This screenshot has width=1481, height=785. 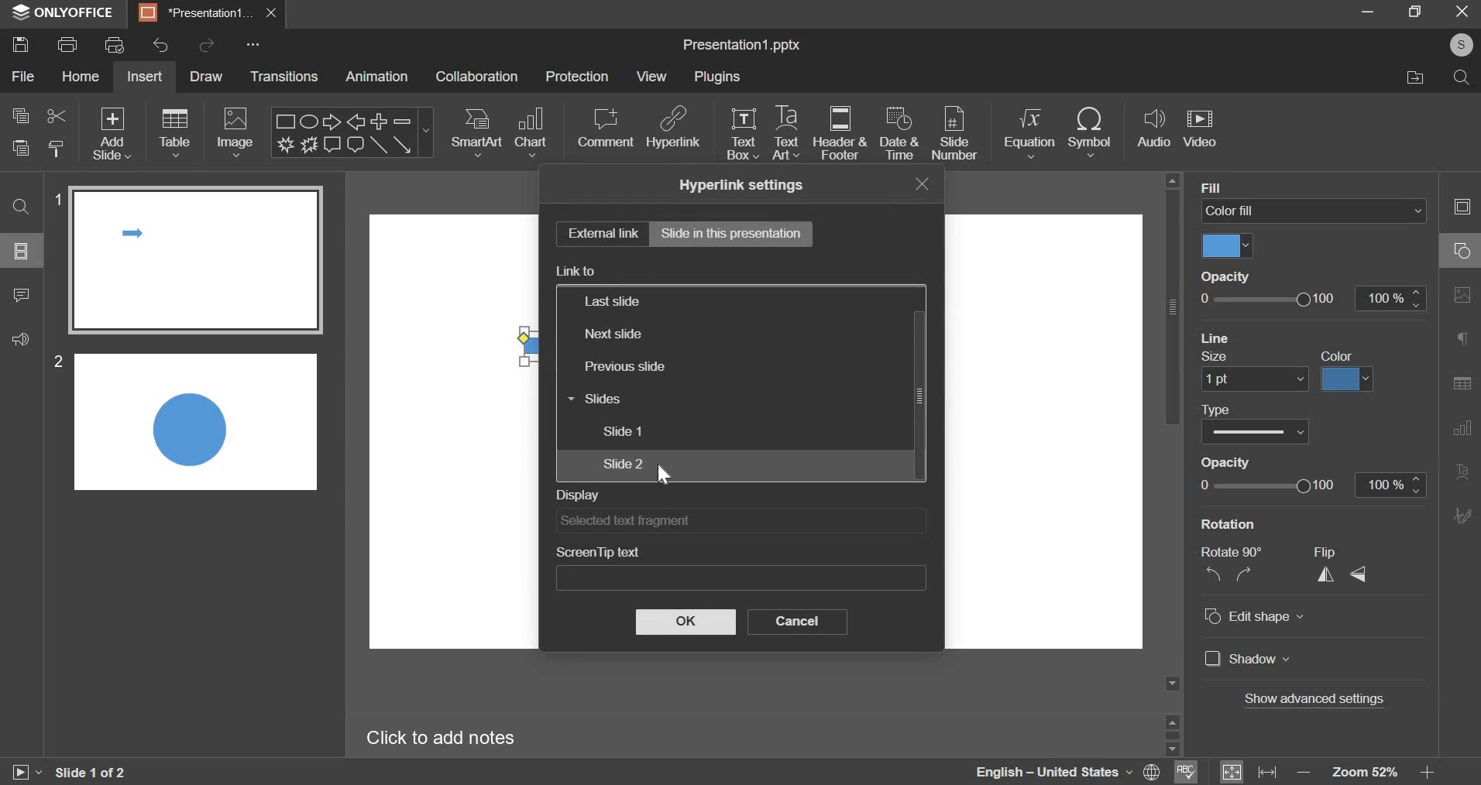 What do you see at coordinates (332, 122) in the screenshot?
I see `Right arrow` at bounding box center [332, 122].